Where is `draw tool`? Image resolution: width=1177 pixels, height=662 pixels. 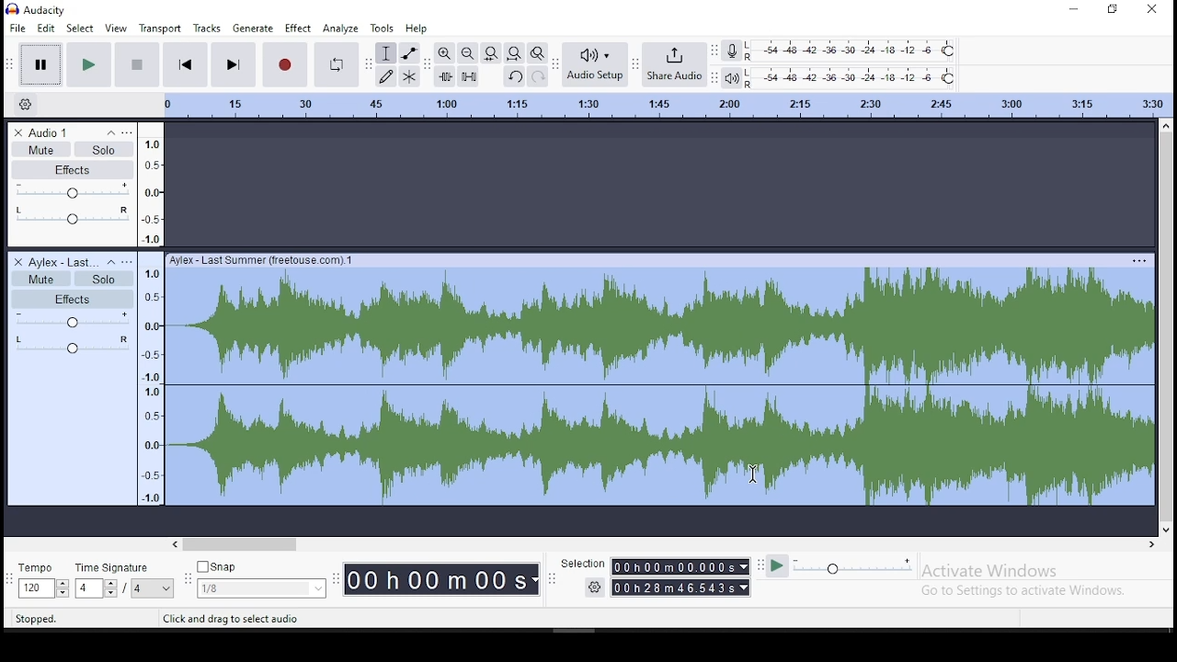
draw tool is located at coordinates (385, 75).